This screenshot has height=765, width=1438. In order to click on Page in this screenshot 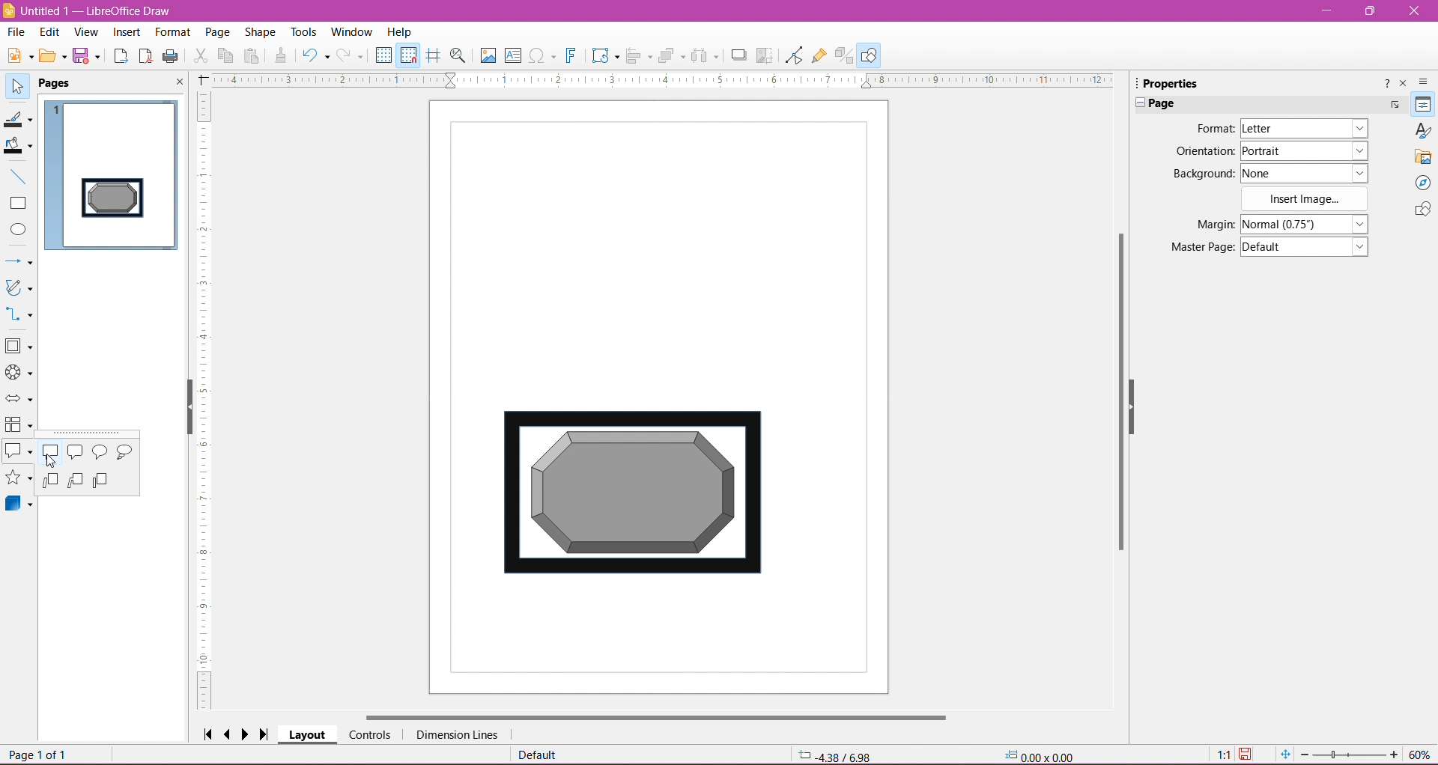, I will do `click(1168, 103)`.